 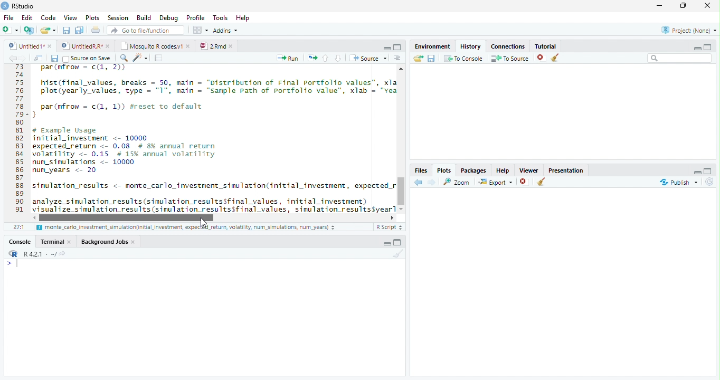 What do you see at coordinates (226, 30) in the screenshot?
I see `Addins` at bounding box center [226, 30].